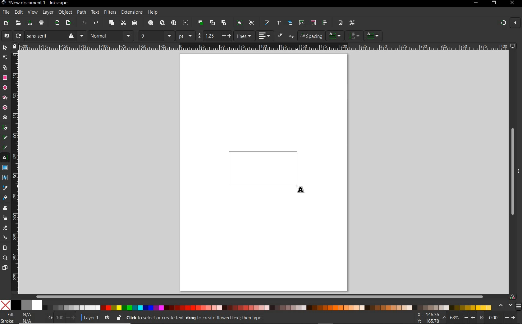  What do you see at coordinates (515, 23) in the screenshot?
I see `close options` at bounding box center [515, 23].